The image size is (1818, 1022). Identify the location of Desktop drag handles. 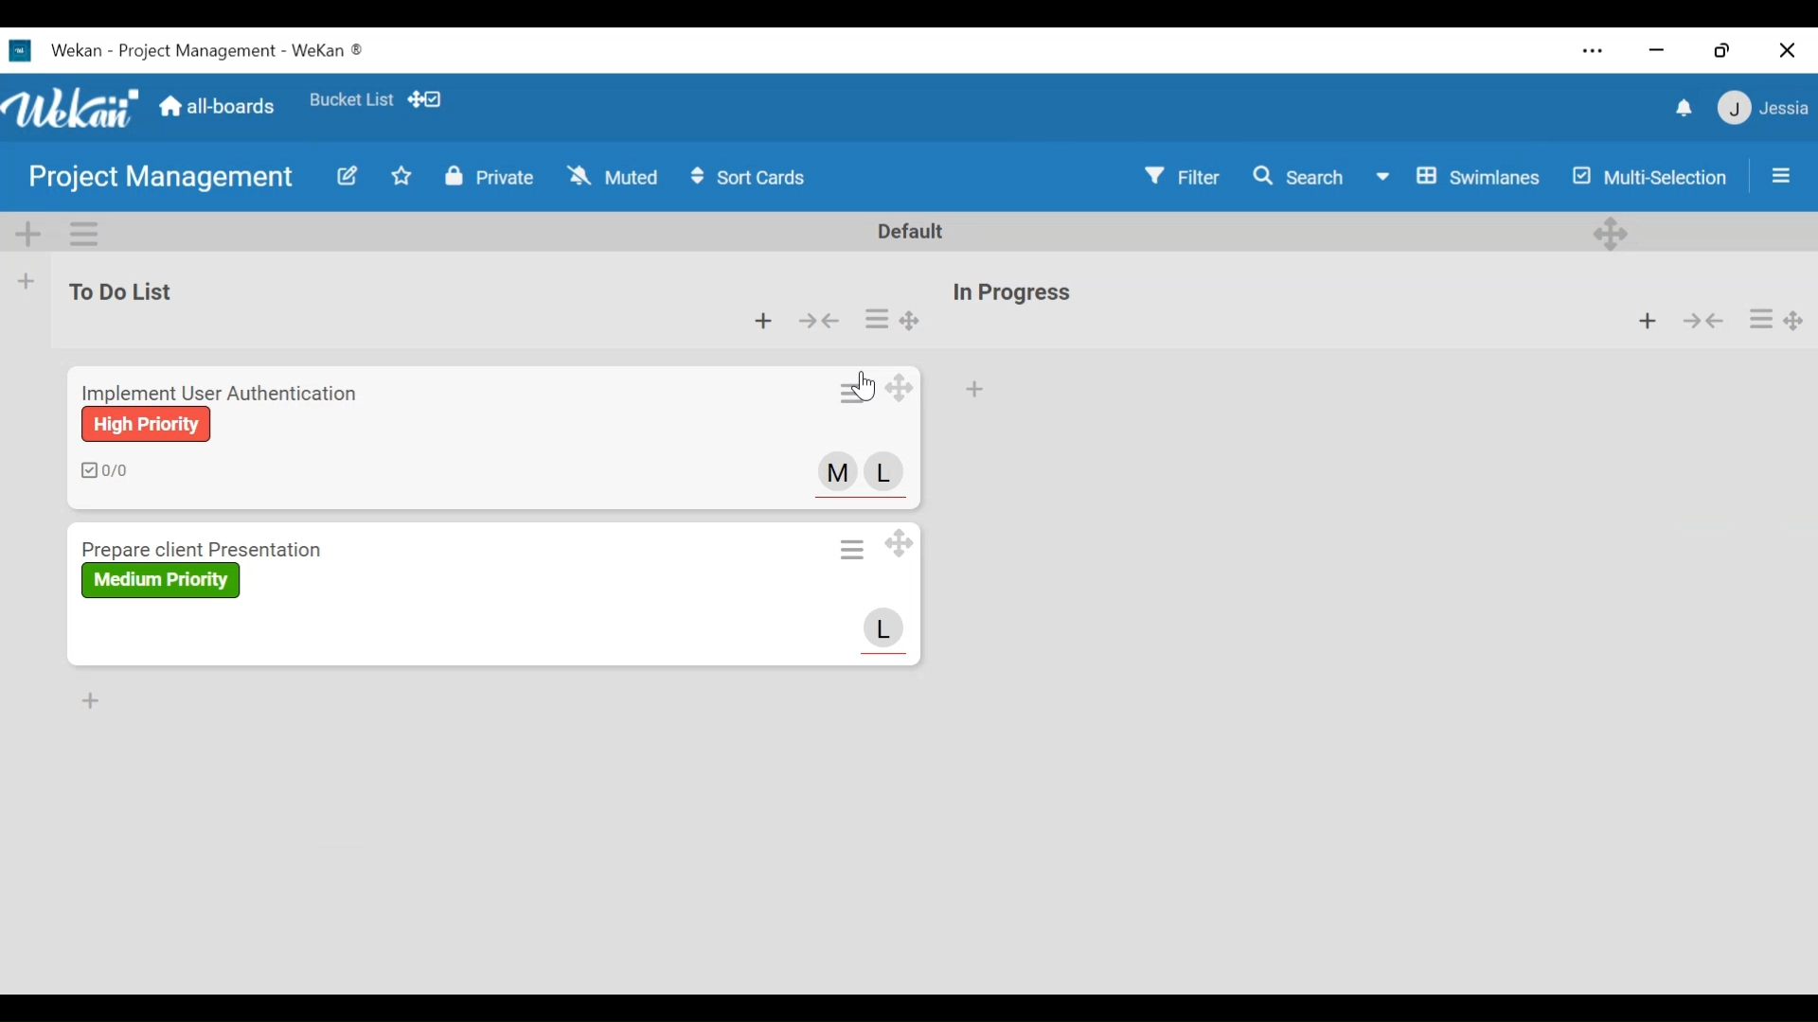
(1610, 233).